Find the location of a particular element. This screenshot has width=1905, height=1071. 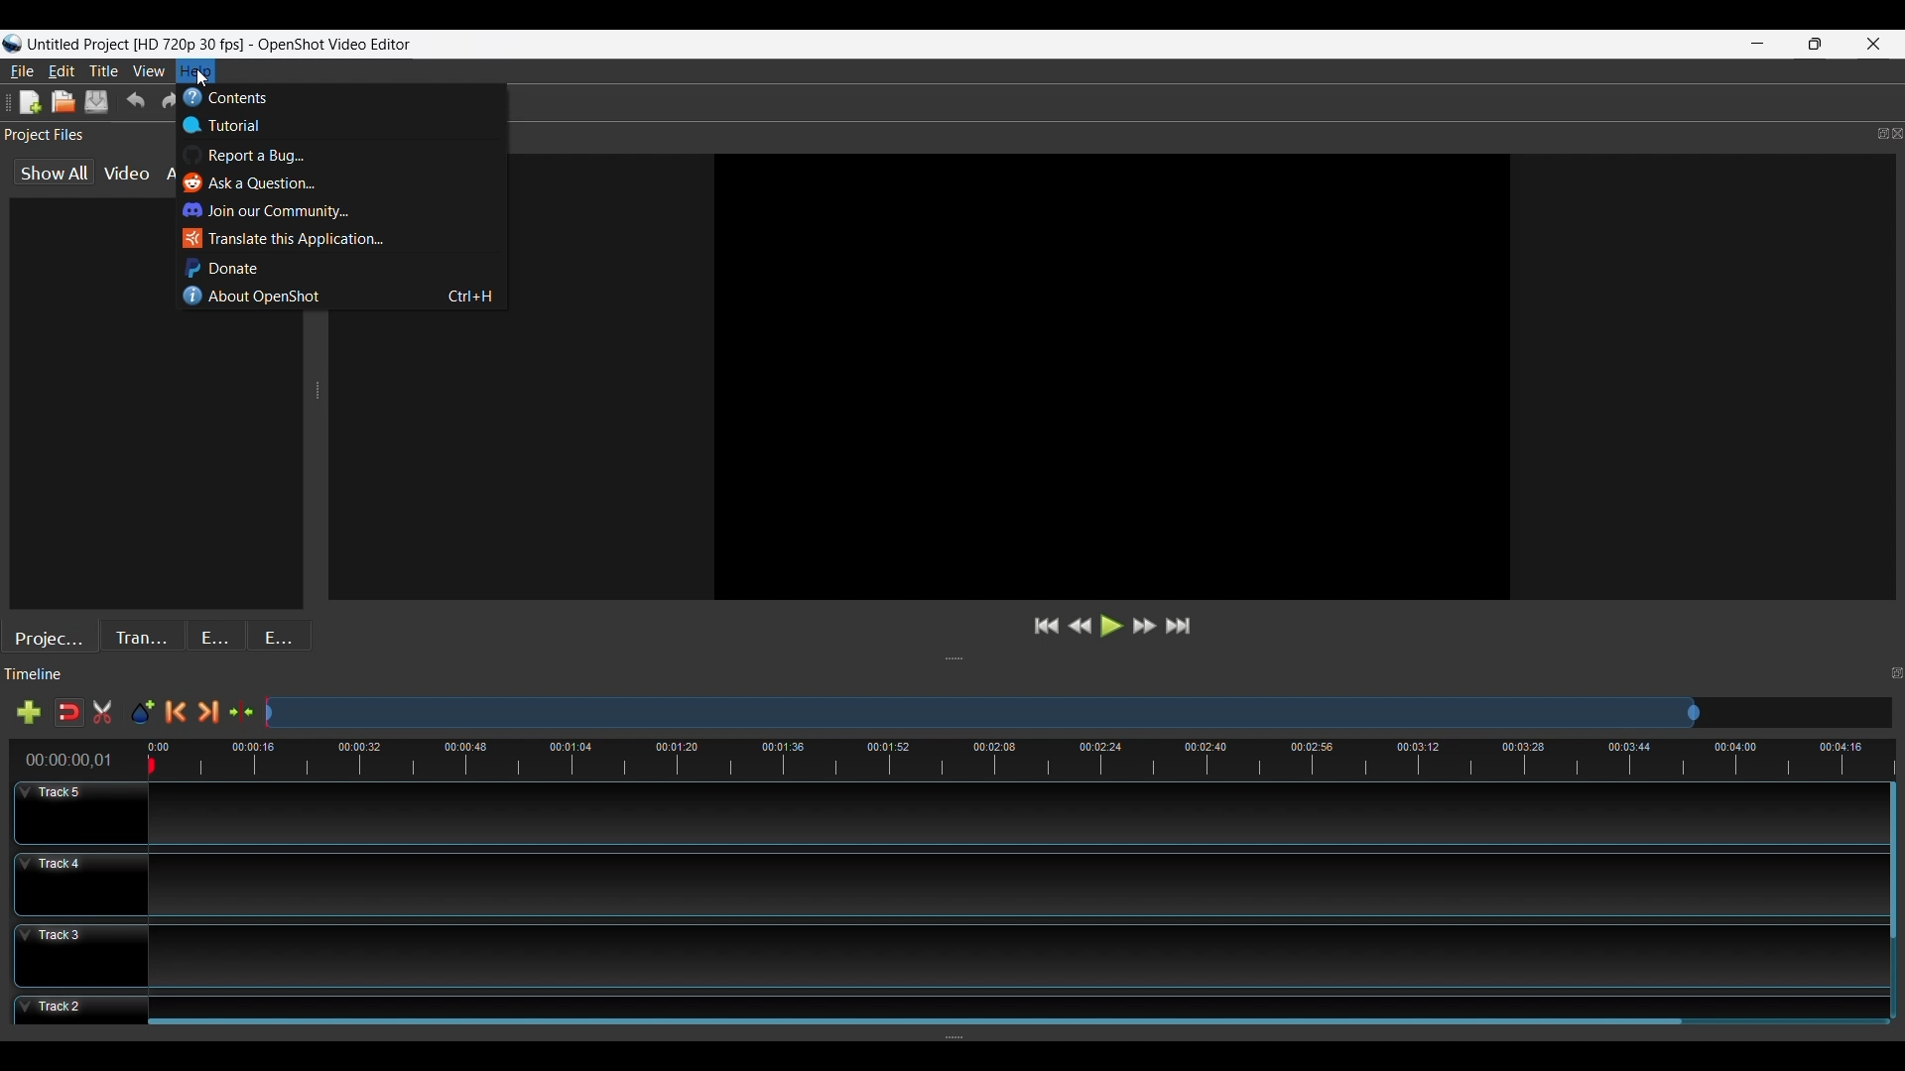

New Project is located at coordinates (63, 101).